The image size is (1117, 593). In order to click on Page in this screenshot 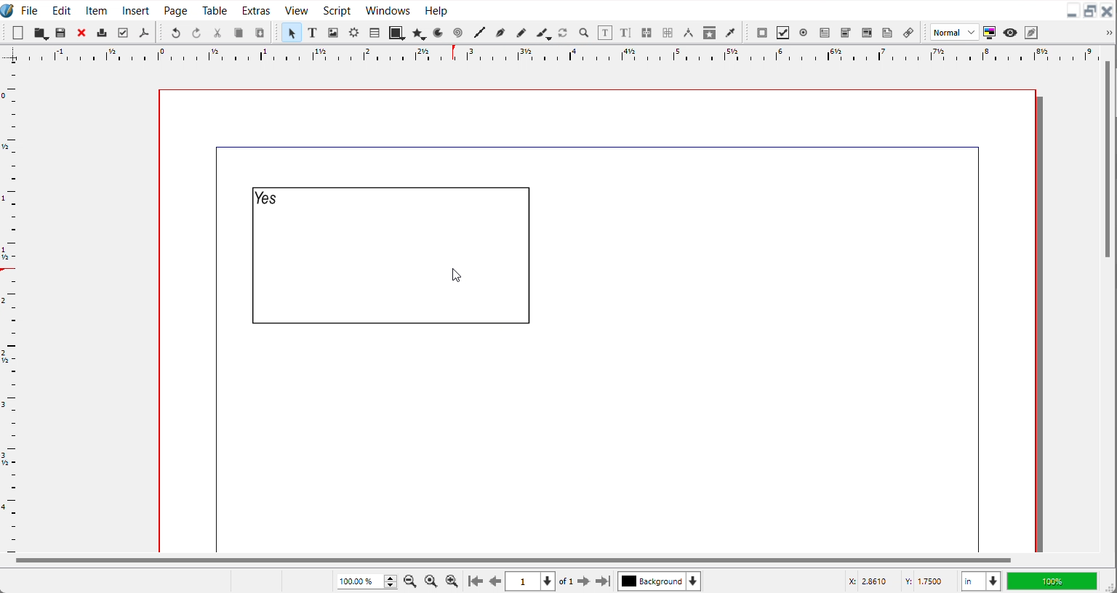, I will do `click(175, 9)`.